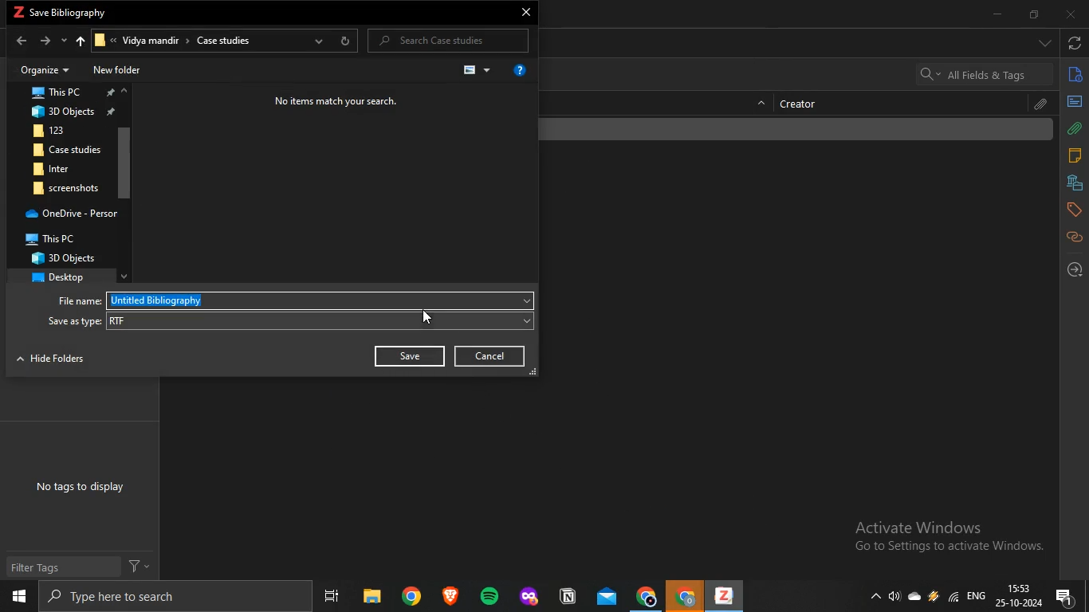 This screenshot has height=612, width=1089. What do you see at coordinates (1074, 269) in the screenshot?
I see `locate` at bounding box center [1074, 269].